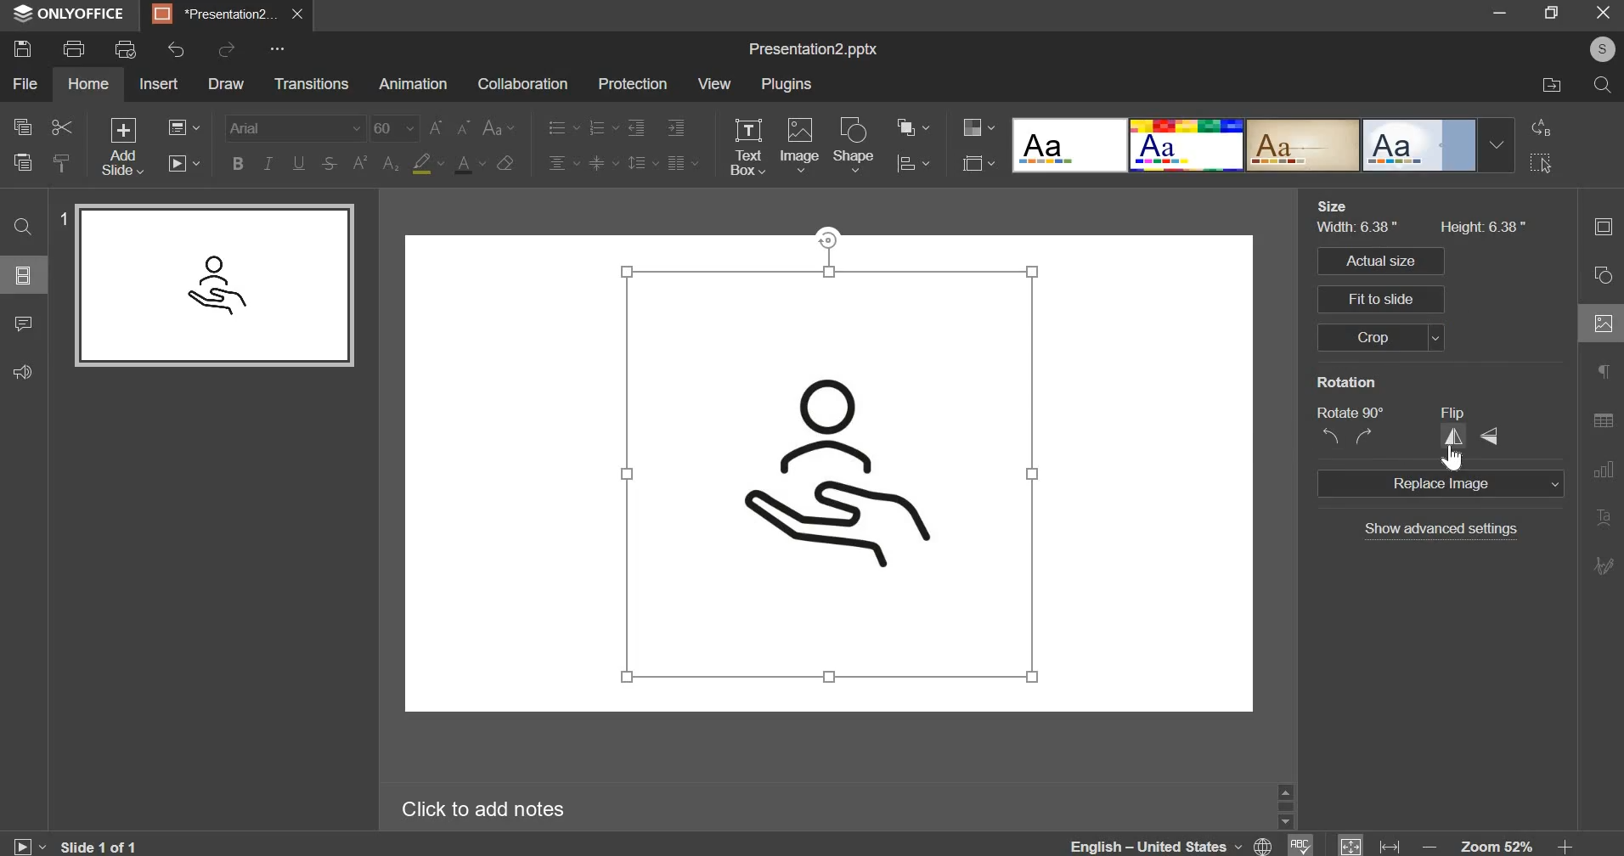 This screenshot has height=856, width=1624. I want to click on flip, so click(1478, 425).